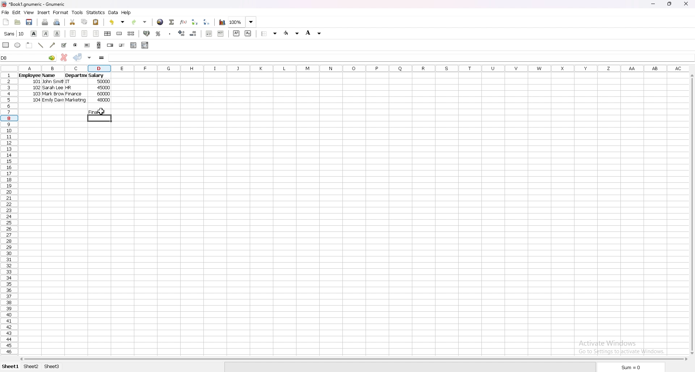 This screenshot has height=372, width=695. I want to click on spin button, so click(110, 45).